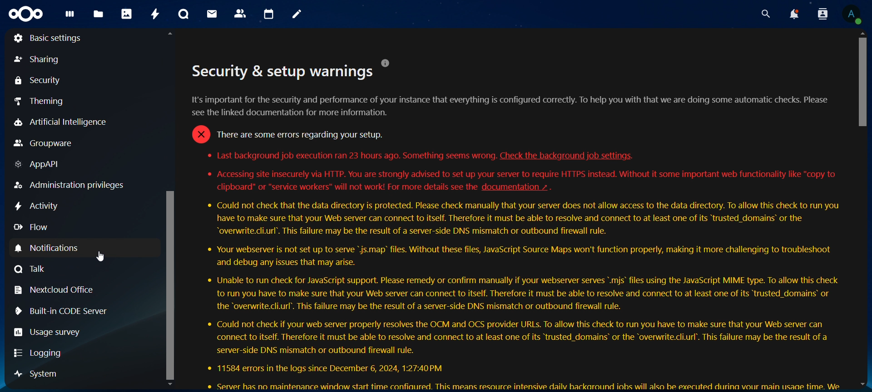 Image resolution: width=872 pixels, height=392 pixels. What do you see at coordinates (65, 122) in the screenshot?
I see `artificial intelligence` at bounding box center [65, 122].